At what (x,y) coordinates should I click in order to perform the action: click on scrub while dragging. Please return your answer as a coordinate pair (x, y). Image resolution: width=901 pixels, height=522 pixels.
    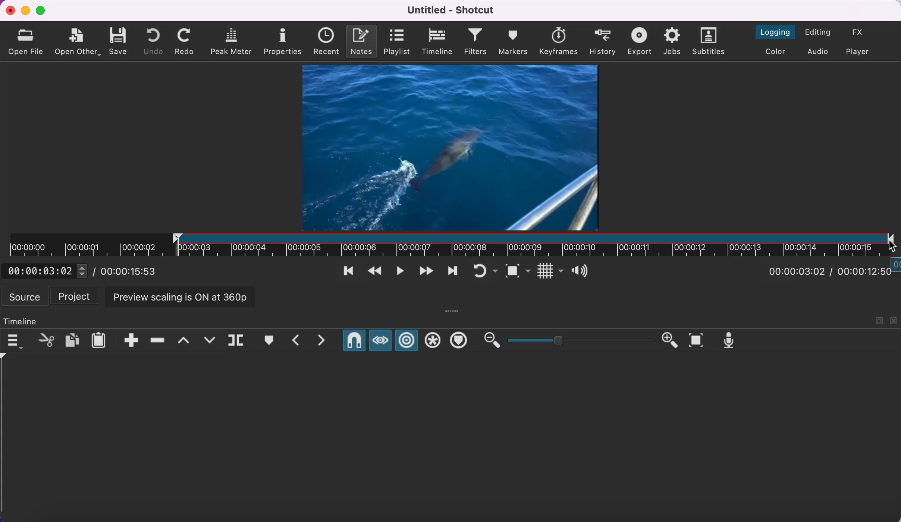
    Looking at the image, I should click on (380, 340).